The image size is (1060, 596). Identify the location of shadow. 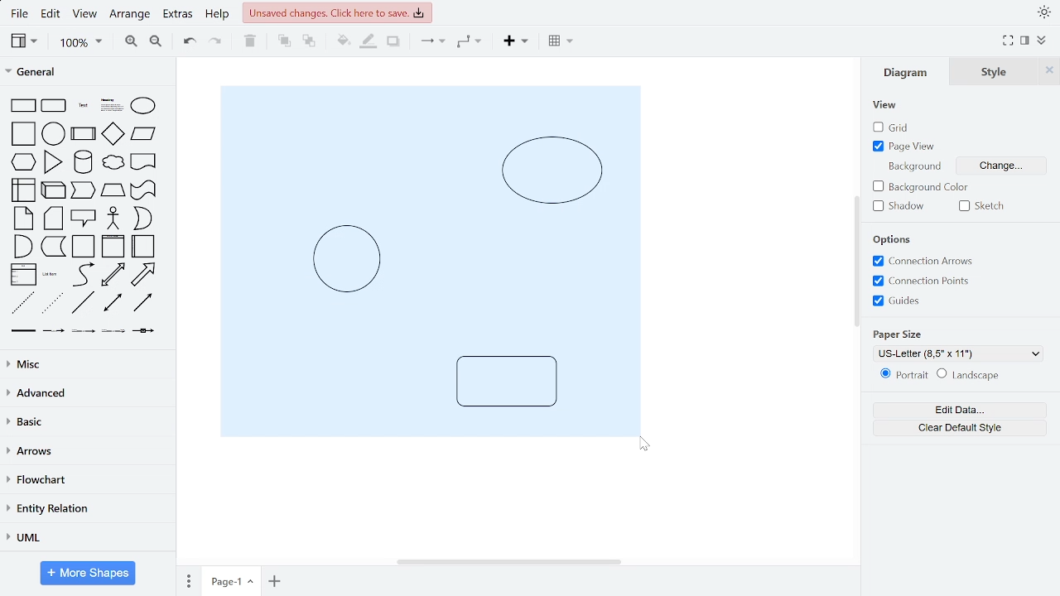
(901, 207).